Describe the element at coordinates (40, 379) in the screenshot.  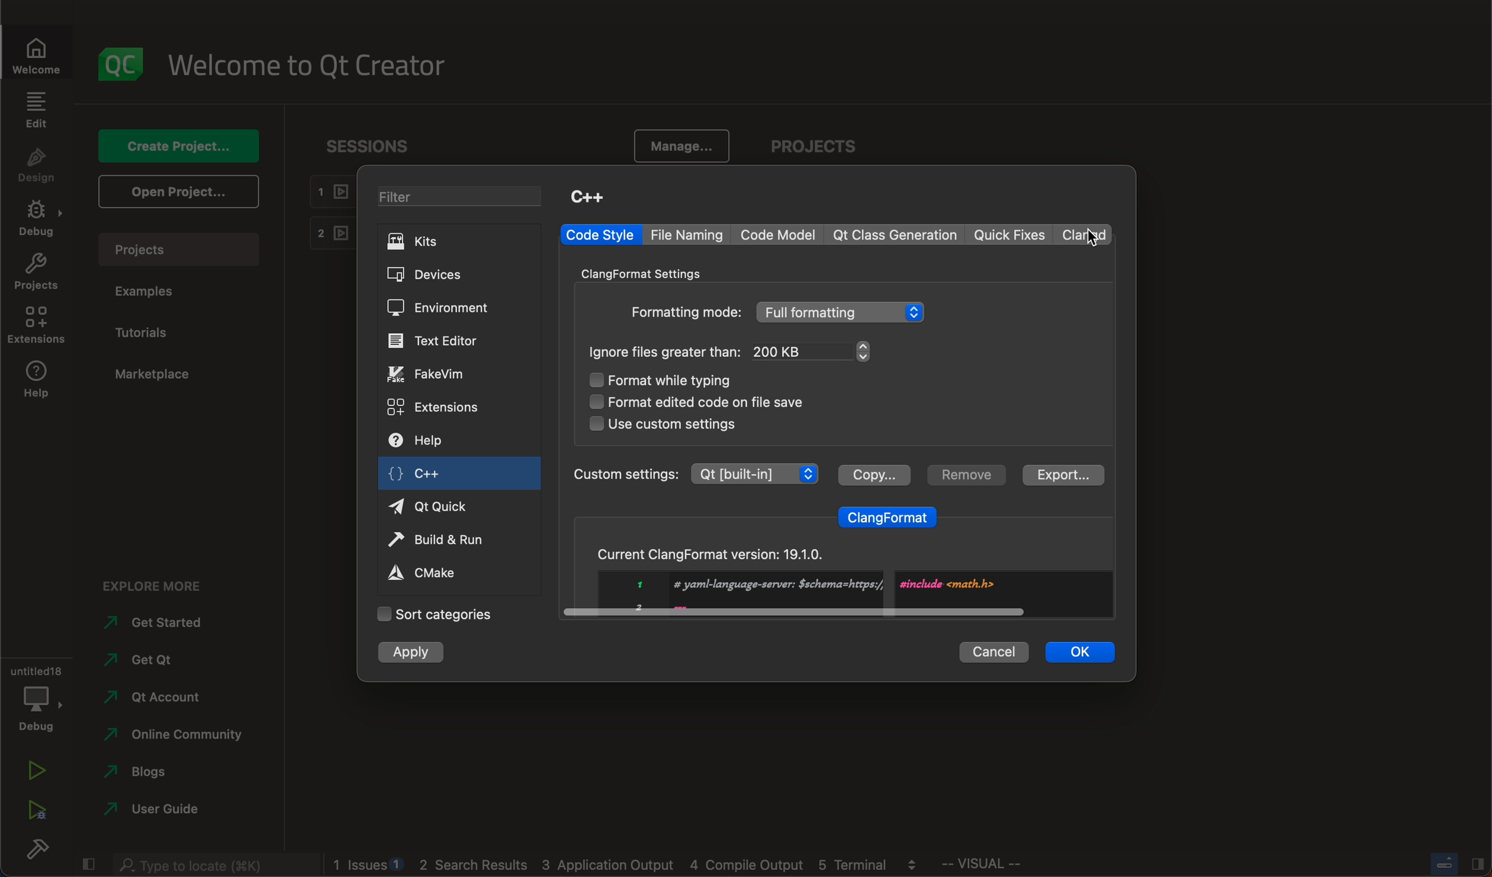
I see `help` at that location.